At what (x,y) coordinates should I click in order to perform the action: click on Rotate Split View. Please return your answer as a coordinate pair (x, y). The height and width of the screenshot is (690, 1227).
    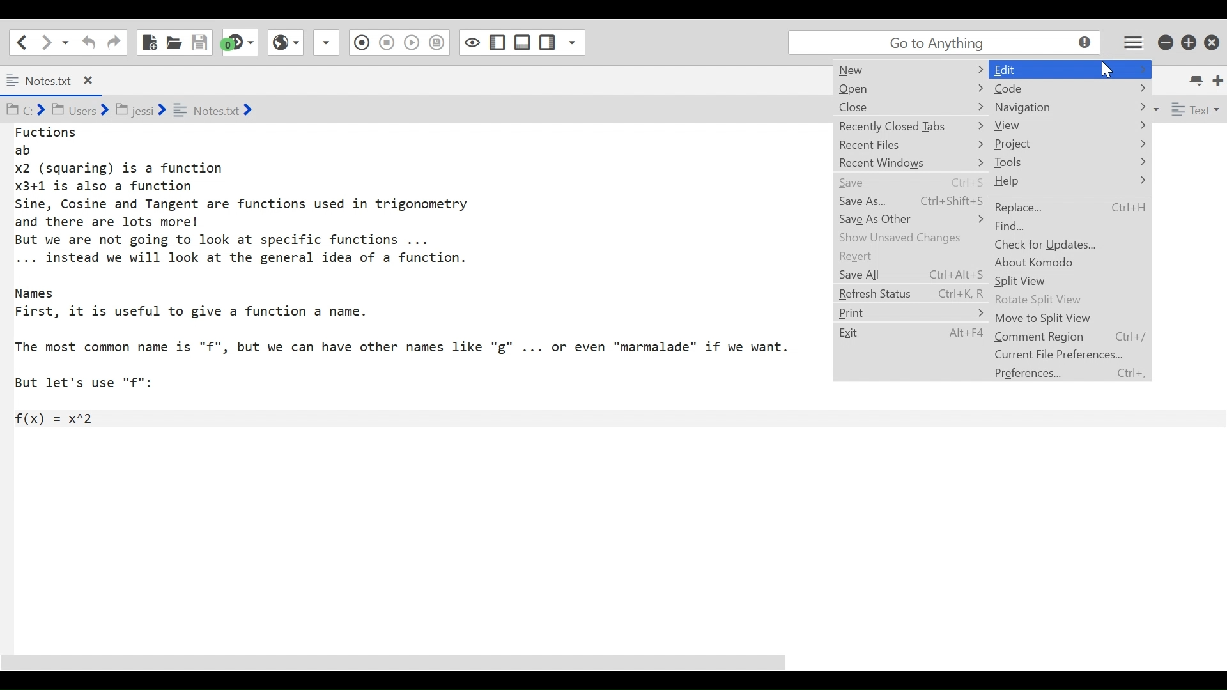
    Looking at the image, I should click on (1052, 300).